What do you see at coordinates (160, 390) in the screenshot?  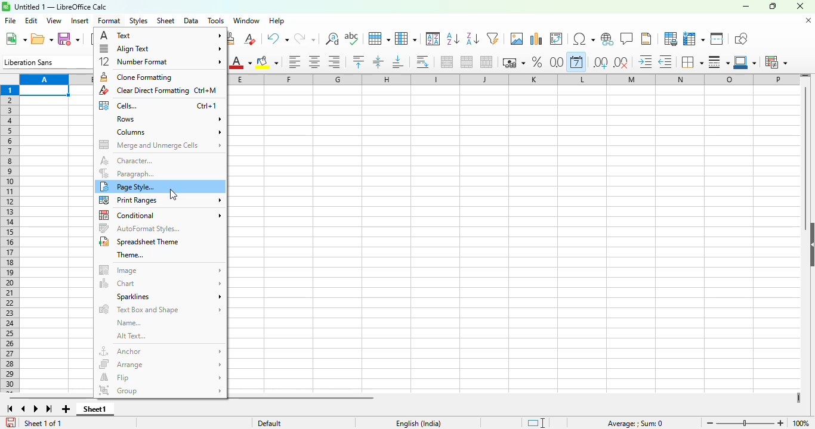 I see `group` at bounding box center [160, 390].